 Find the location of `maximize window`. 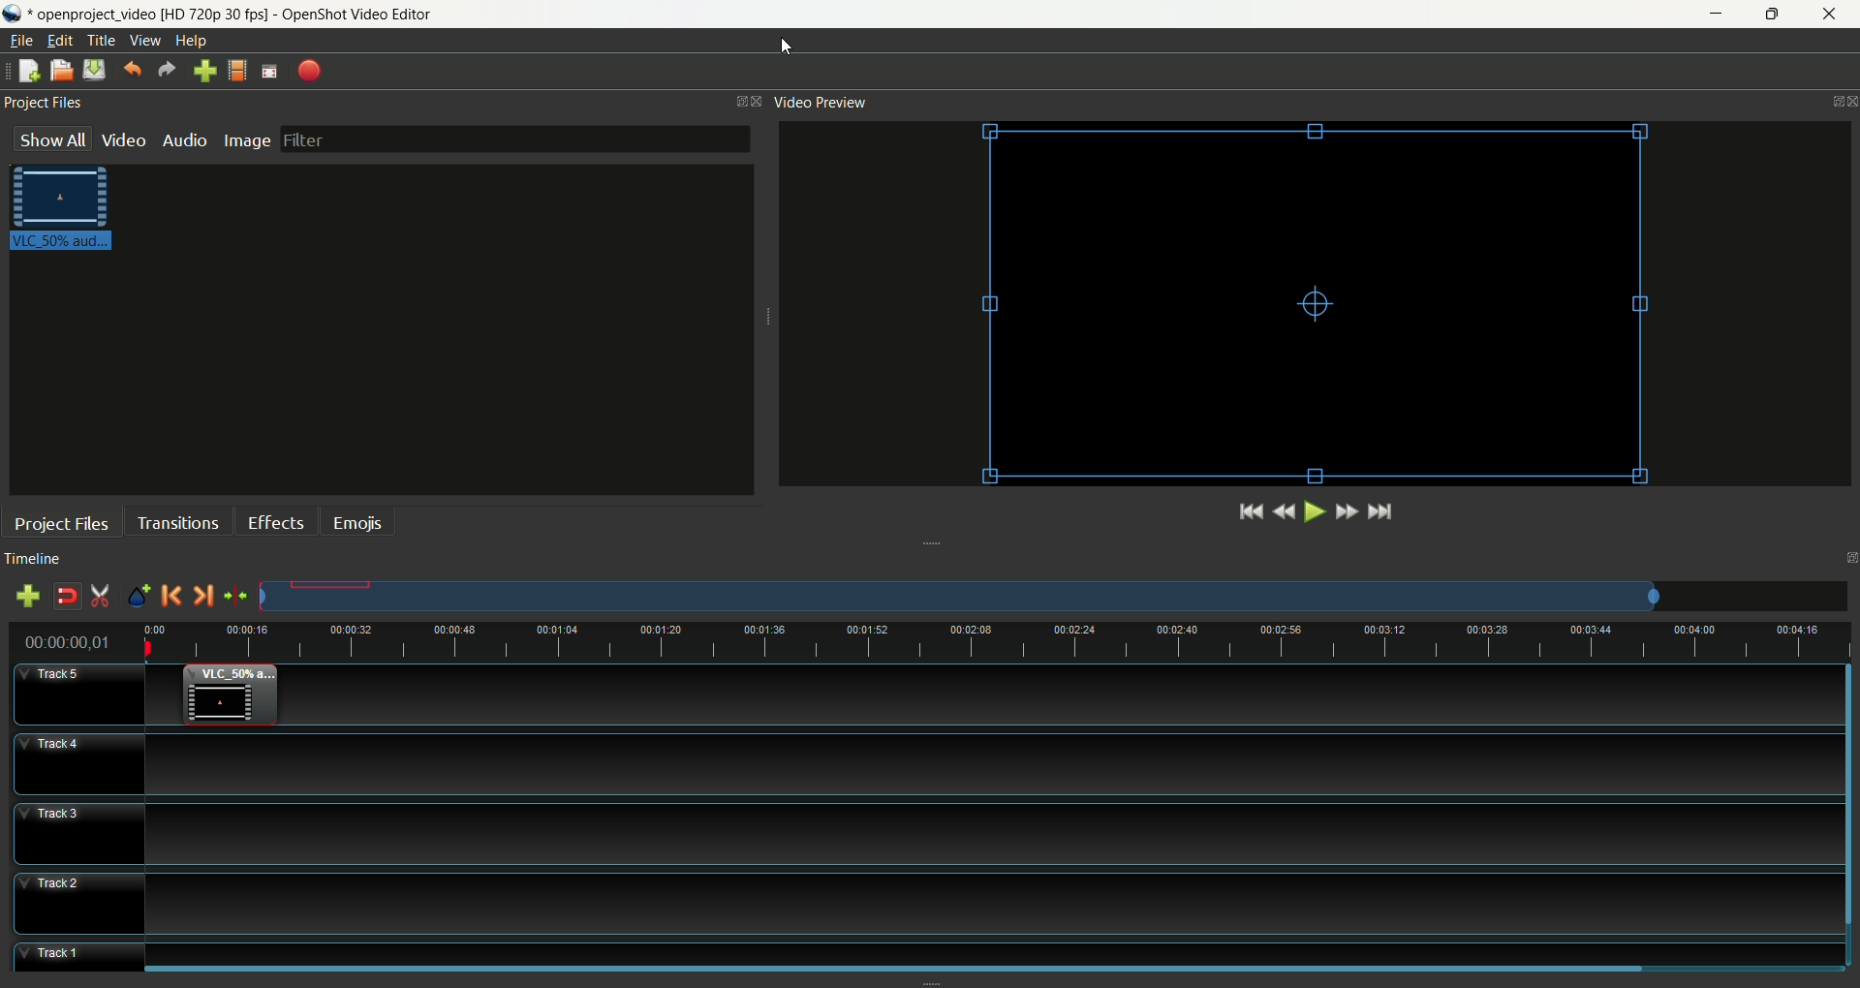

maximize window is located at coordinates (737, 102).